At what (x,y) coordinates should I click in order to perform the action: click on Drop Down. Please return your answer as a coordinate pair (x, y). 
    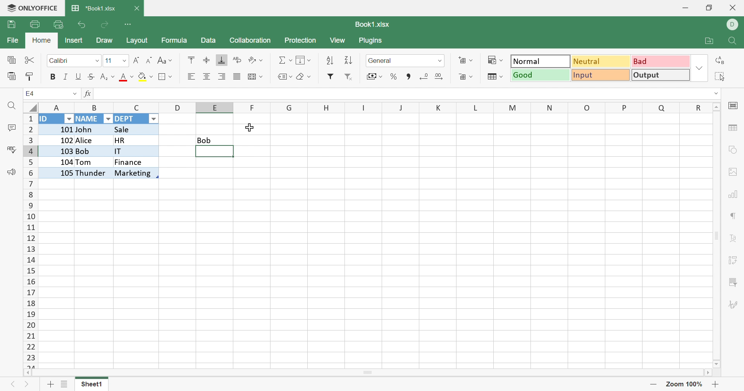
    Looking at the image, I should click on (67, 118).